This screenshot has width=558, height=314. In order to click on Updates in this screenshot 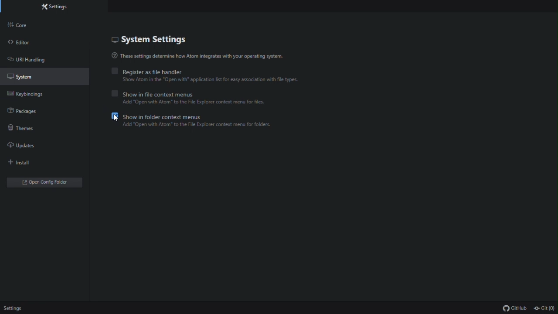, I will do `click(47, 144)`.